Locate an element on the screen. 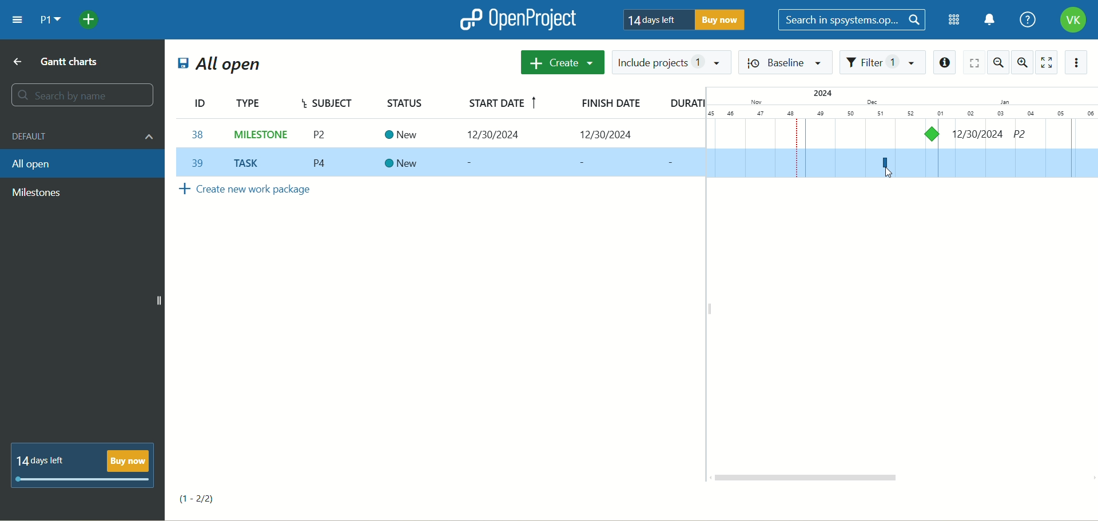  buy now is located at coordinates (725, 22).